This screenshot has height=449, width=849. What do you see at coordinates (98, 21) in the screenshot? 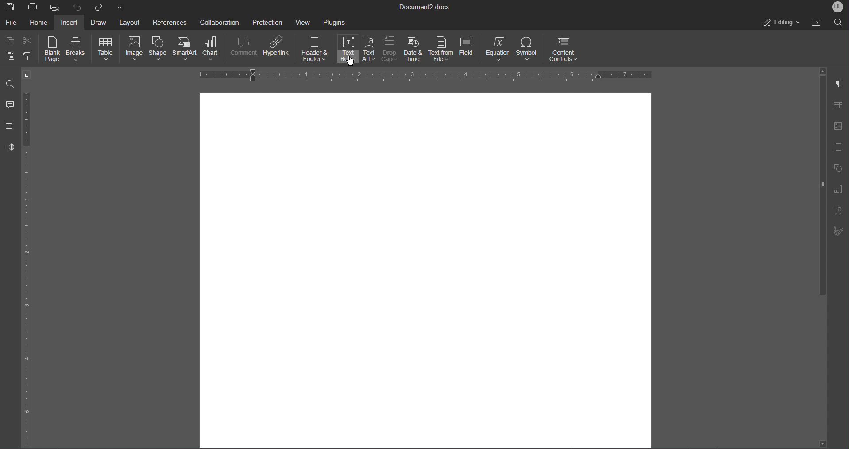
I see `Draw` at bounding box center [98, 21].